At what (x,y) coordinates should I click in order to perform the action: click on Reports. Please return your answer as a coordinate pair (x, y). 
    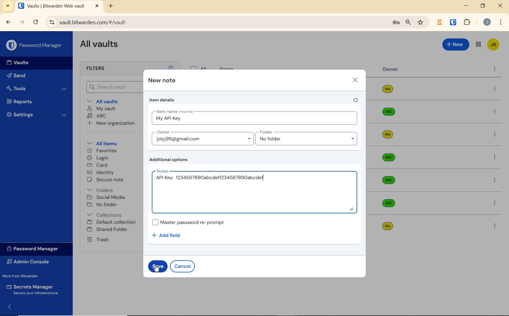
    Looking at the image, I should click on (35, 102).